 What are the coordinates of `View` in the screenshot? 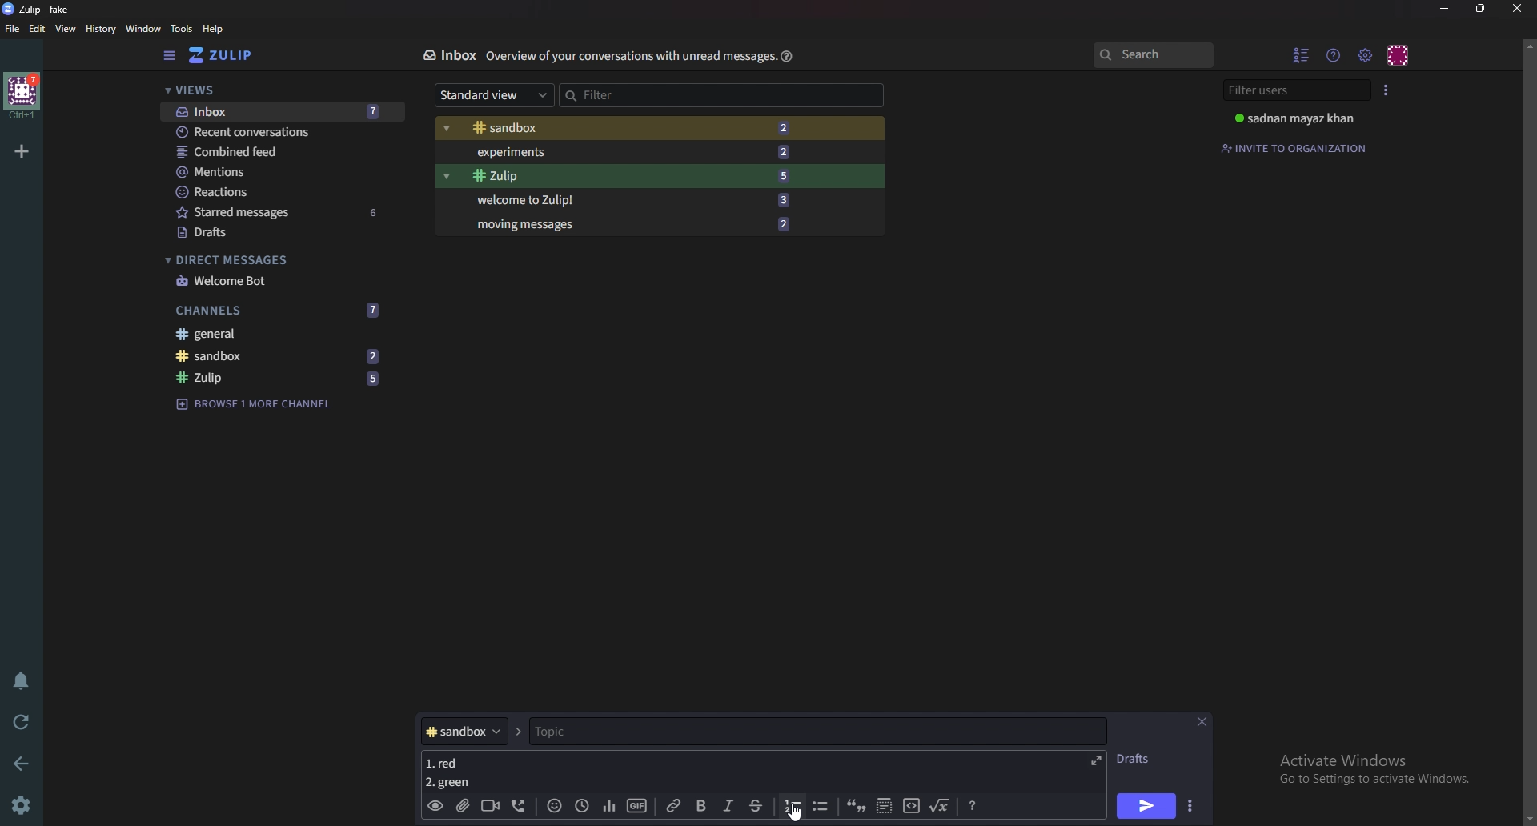 It's located at (66, 30).